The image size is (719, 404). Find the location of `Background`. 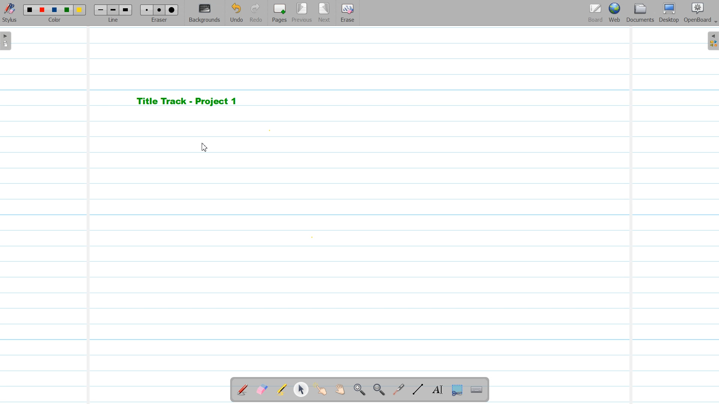

Background is located at coordinates (205, 13).